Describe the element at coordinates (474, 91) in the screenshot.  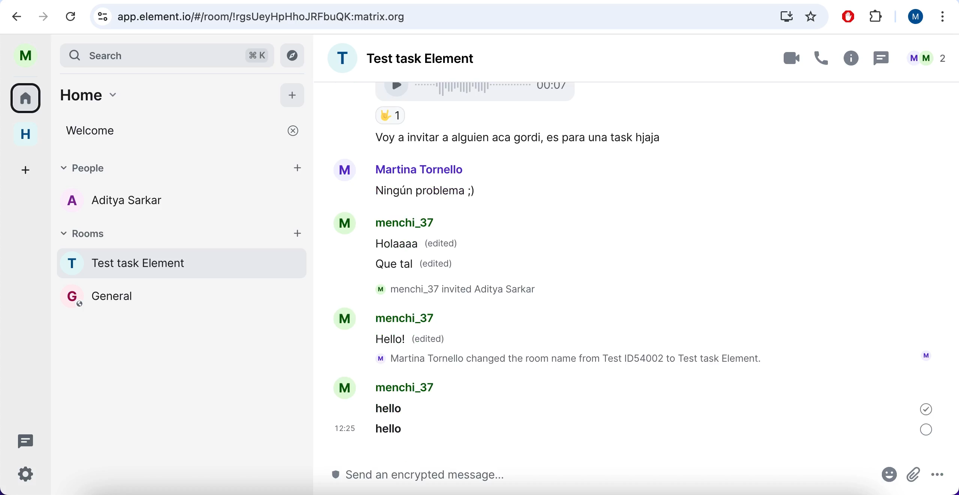
I see `Voice recording` at that location.